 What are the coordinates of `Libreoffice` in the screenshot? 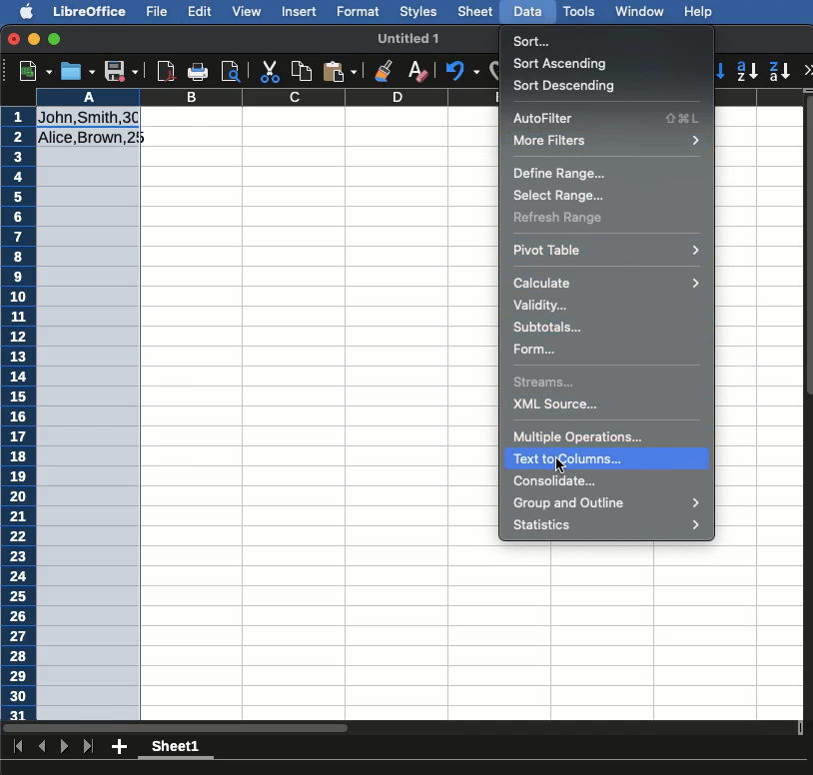 It's located at (89, 12).